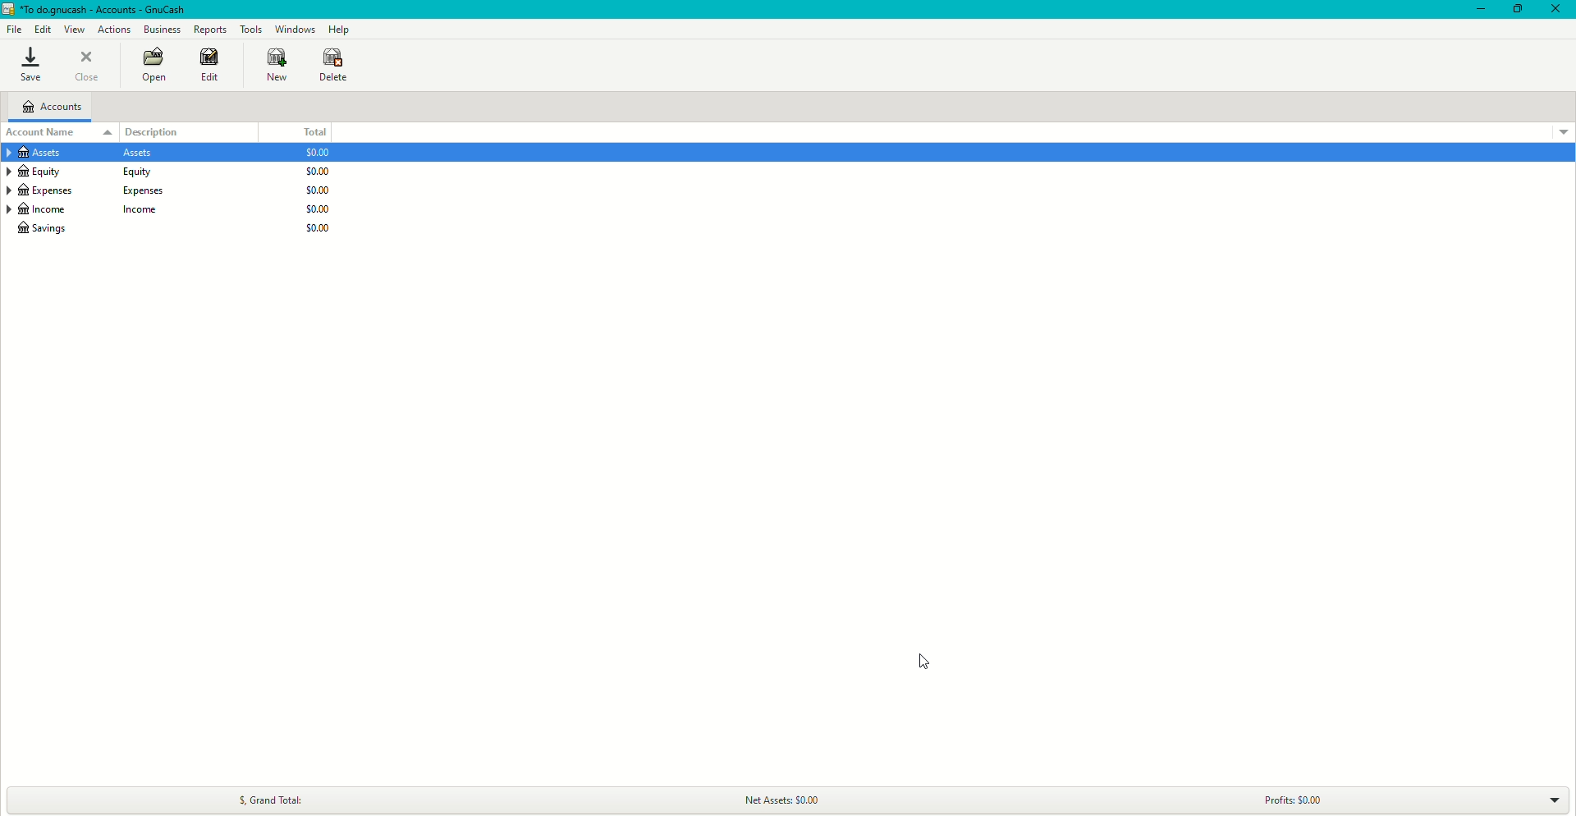 The width and height of the screenshot is (1576, 816). What do you see at coordinates (48, 230) in the screenshot?
I see `Savings Account` at bounding box center [48, 230].